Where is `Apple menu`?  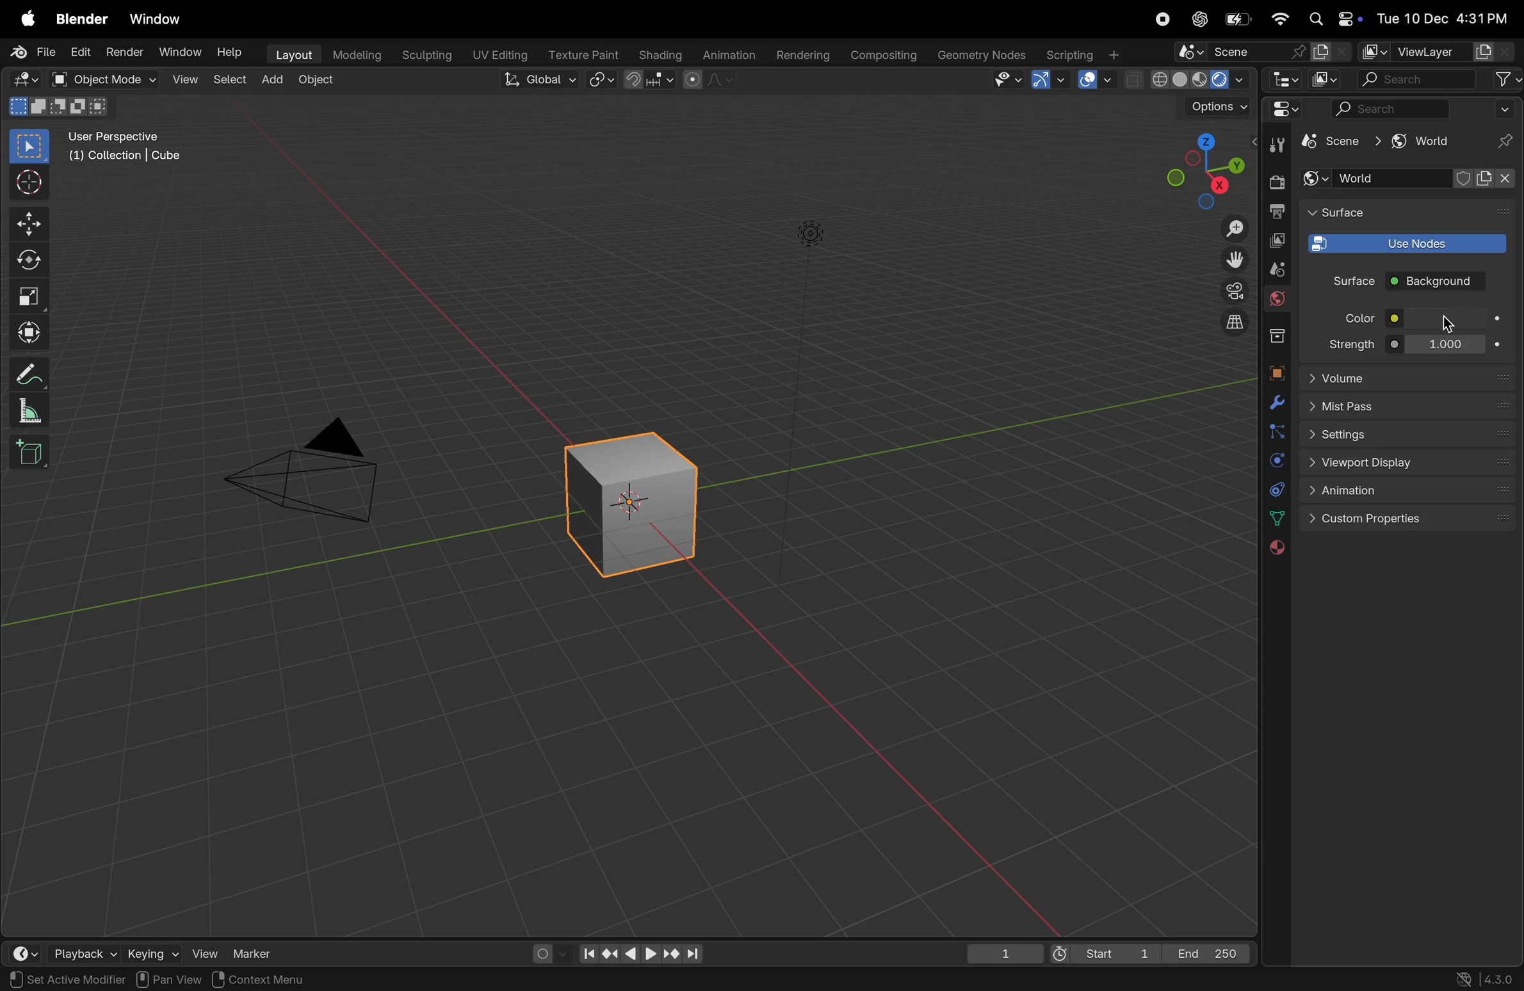 Apple menu is located at coordinates (27, 17).